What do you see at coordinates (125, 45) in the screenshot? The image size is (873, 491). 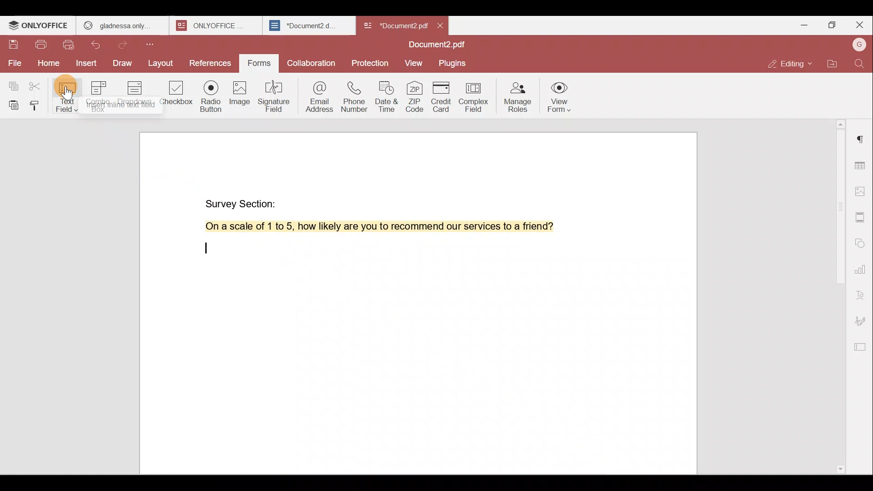 I see `Redo` at bounding box center [125, 45].